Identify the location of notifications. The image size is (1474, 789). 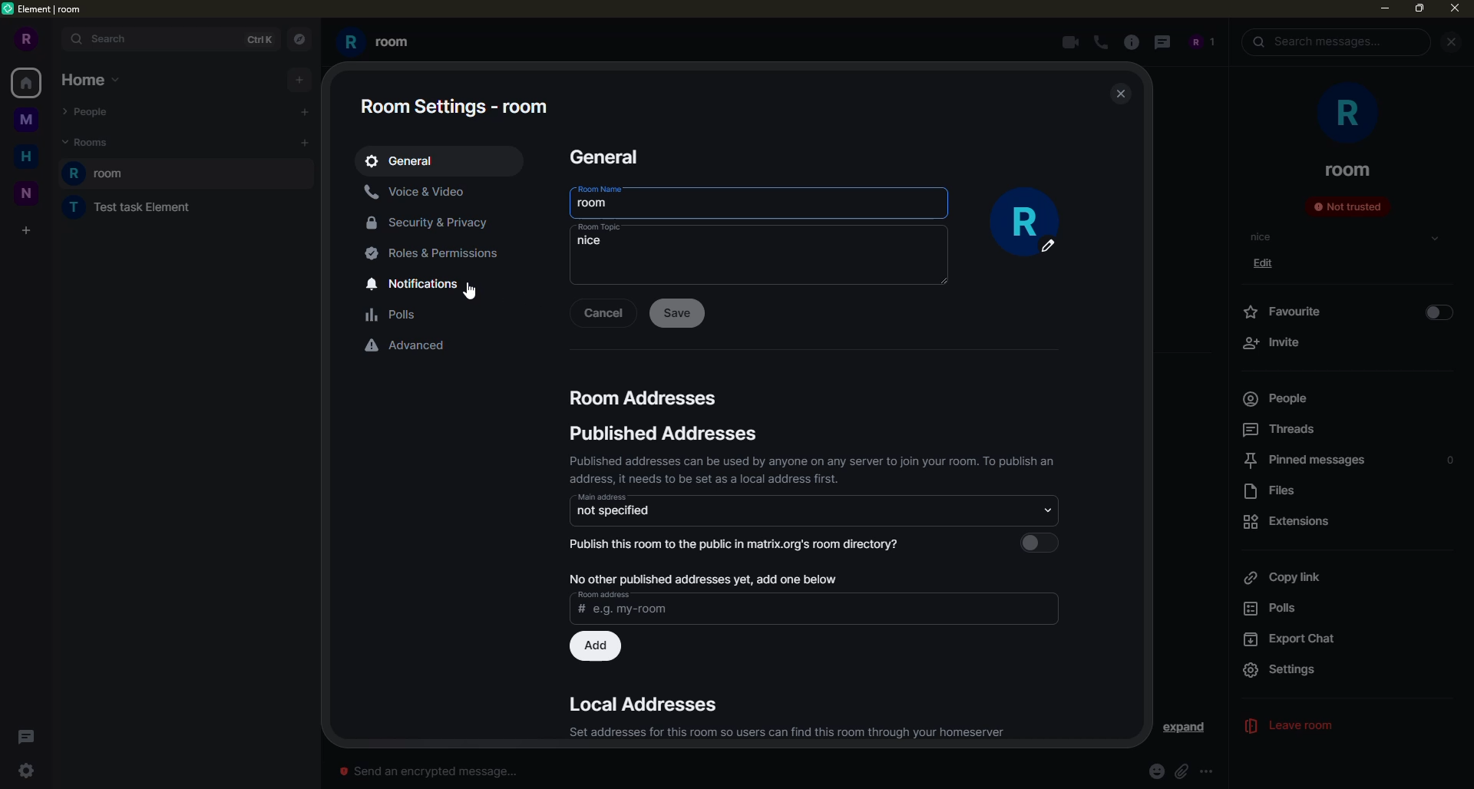
(421, 285).